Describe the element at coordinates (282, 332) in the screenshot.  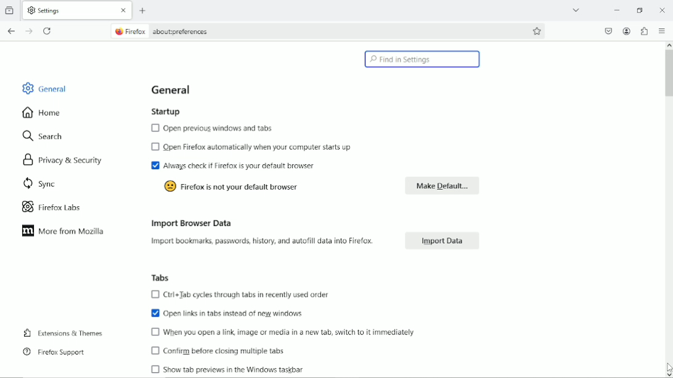
I see `When you open a link, image or media in a new tab, switch to it immediately` at that location.